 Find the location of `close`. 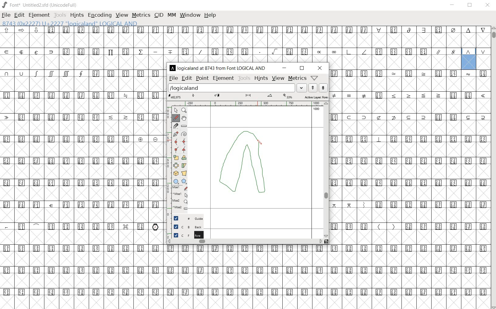

close is located at coordinates (320, 68).